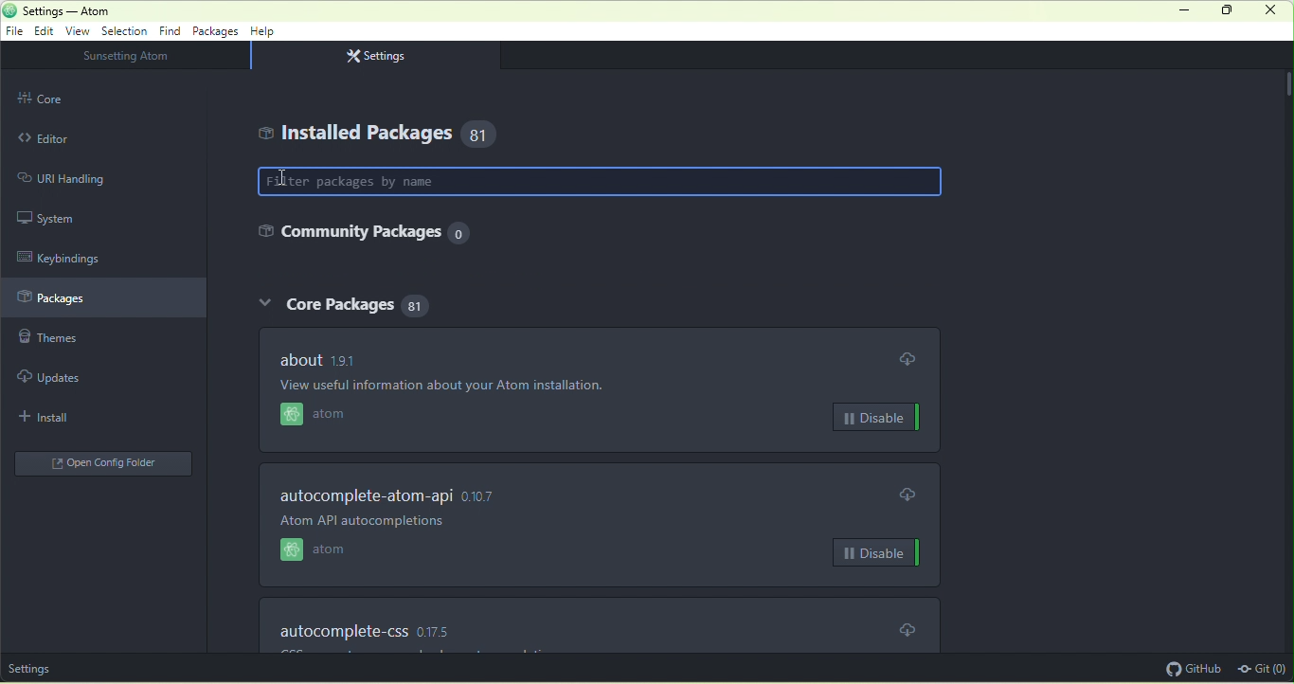 Image resolution: width=1294 pixels, height=684 pixels. What do you see at coordinates (1275, 13) in the screenshot?
I see `close` at bounding box center [1275, 13].